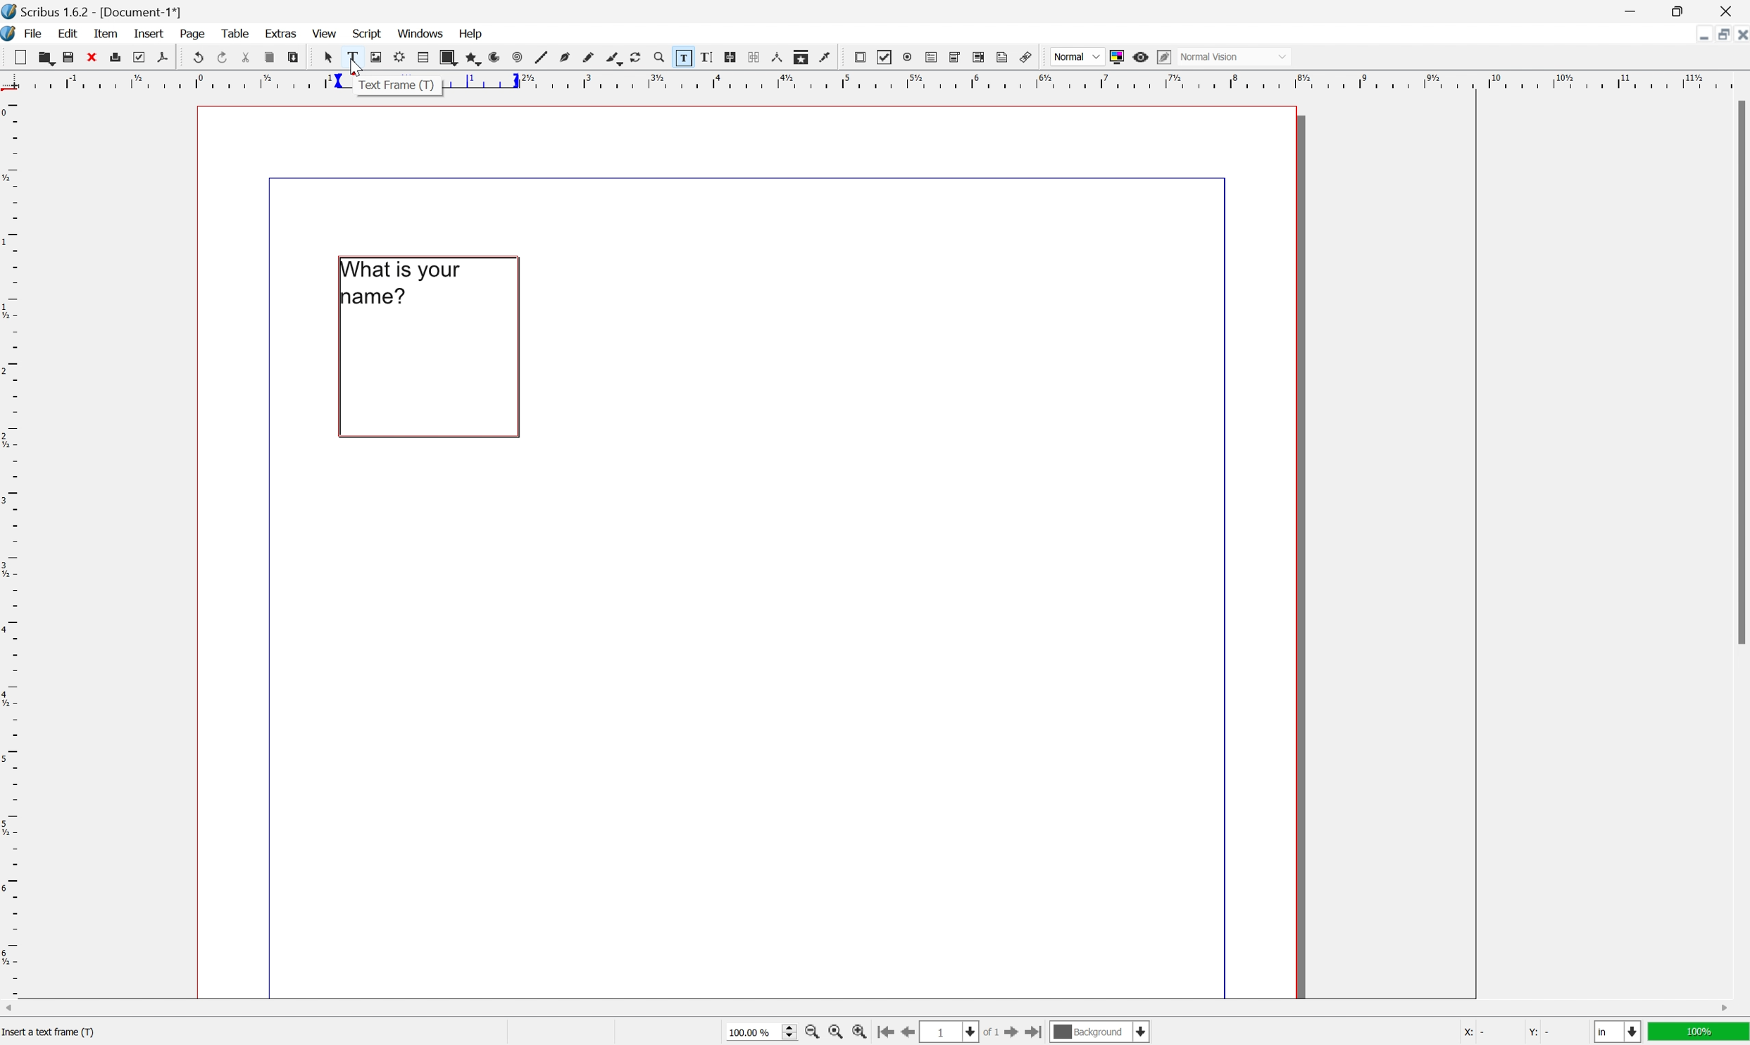 The height and width of the screenshot is (1045, 1750). Describe the element at coordinates (149, 32) in the screenshot. I see `insert` at that location.